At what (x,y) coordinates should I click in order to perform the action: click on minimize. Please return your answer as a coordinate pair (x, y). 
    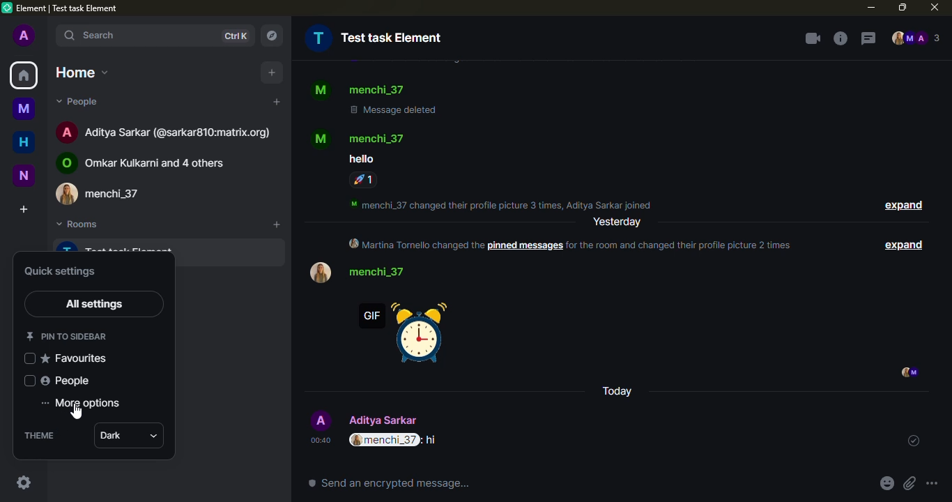
    Looking at the image, I should click on (870, 8).